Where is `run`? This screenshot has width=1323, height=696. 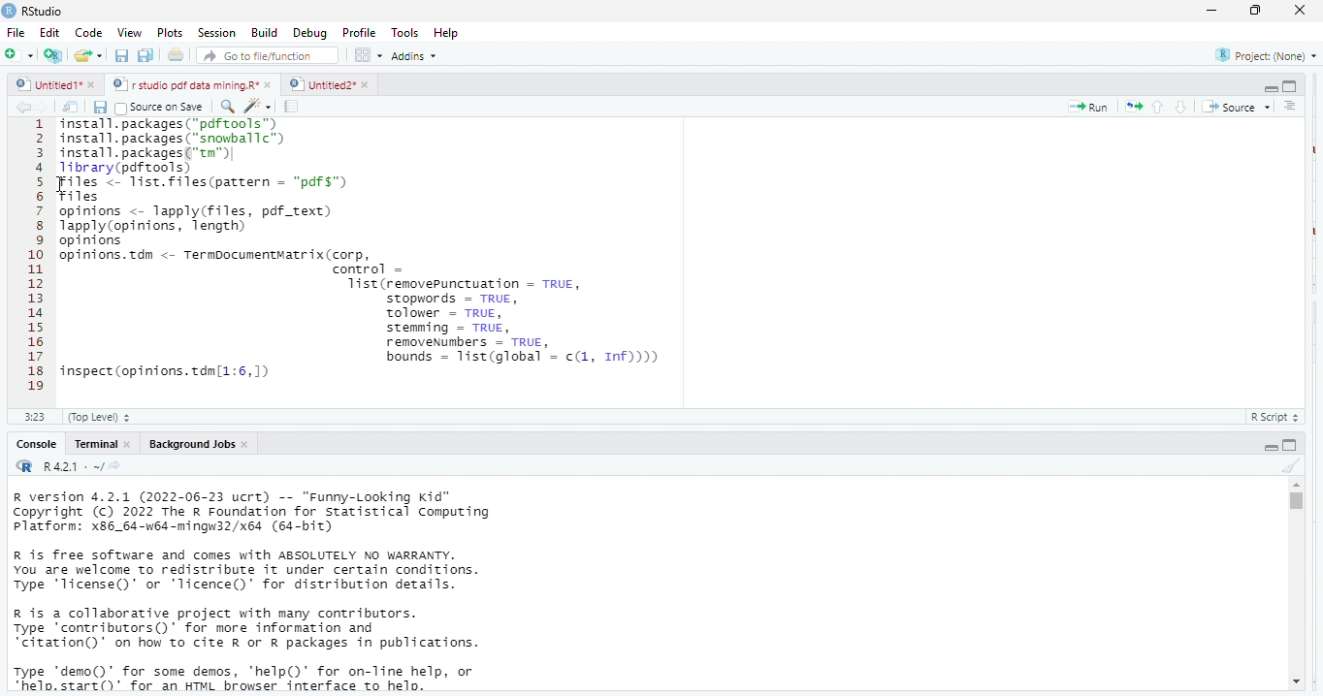 run is located at coordinates (1088, 107).